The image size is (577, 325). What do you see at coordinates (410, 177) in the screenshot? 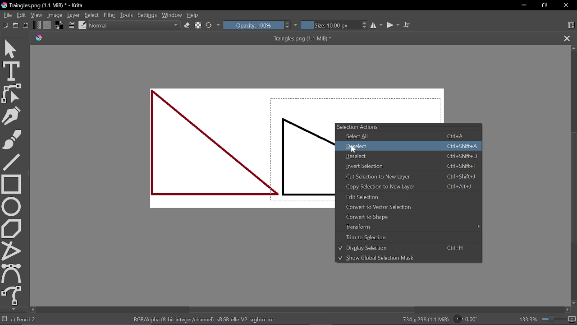
I see `Cut selection to new layer` at bounding box center [410, 177].